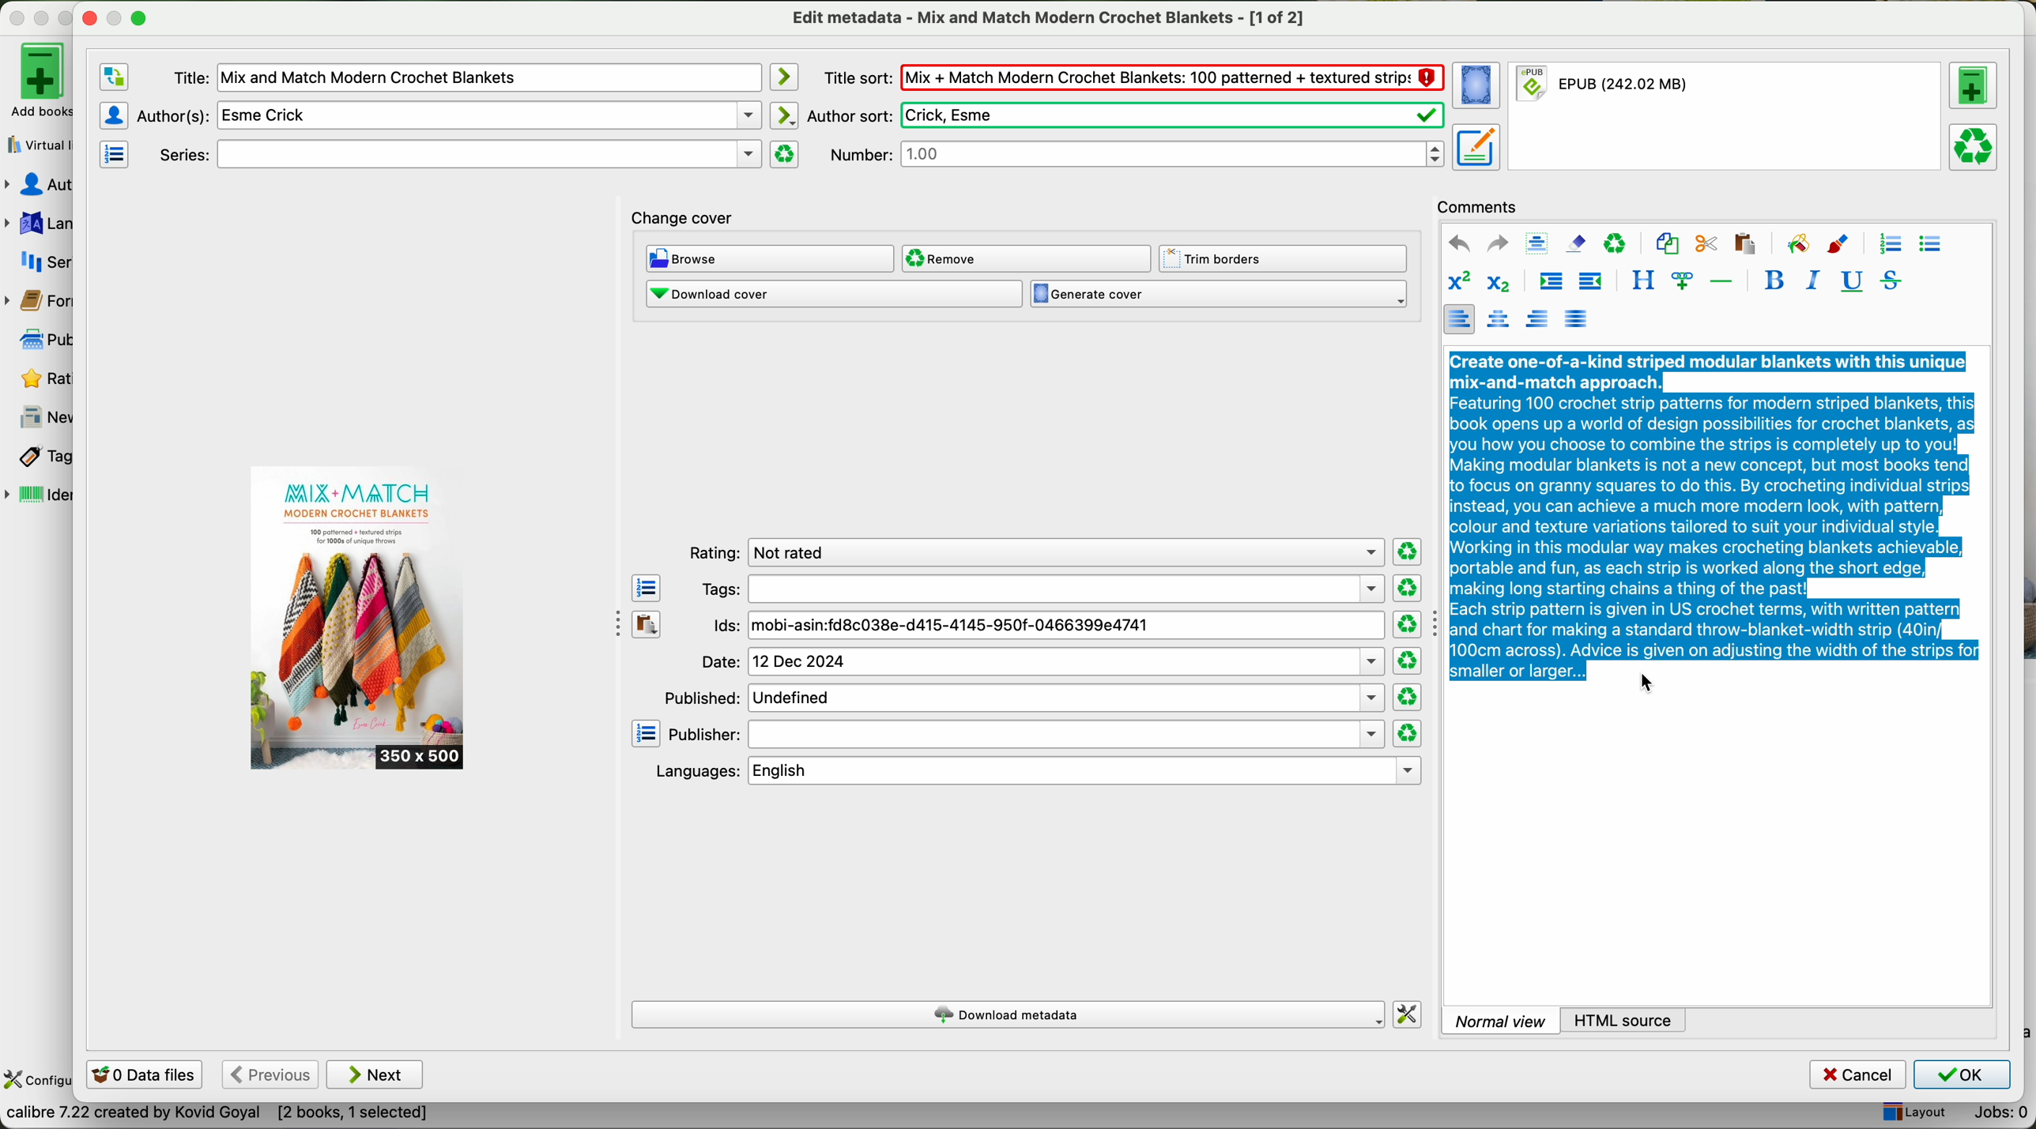 The width and height of the screenshot is (2036, 1129). What do you see at coordinates (1538, 318) in the screenshot?
I see `align right` at bounding box center [1538, 318].